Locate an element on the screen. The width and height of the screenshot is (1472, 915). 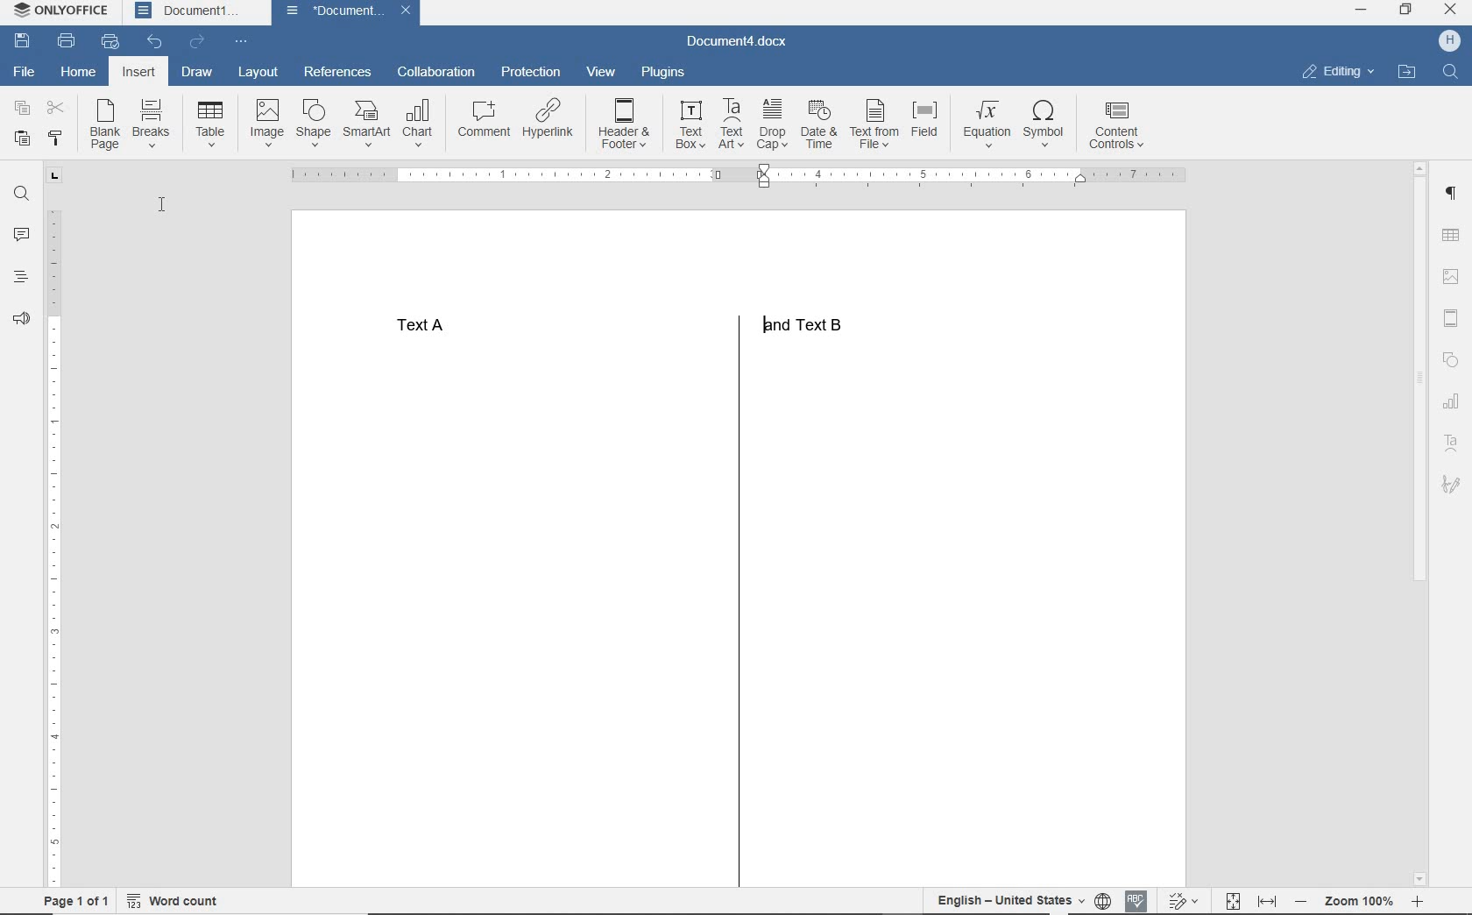
PARAGRAPH SETTINGS is located at coordinates (1451, 194).